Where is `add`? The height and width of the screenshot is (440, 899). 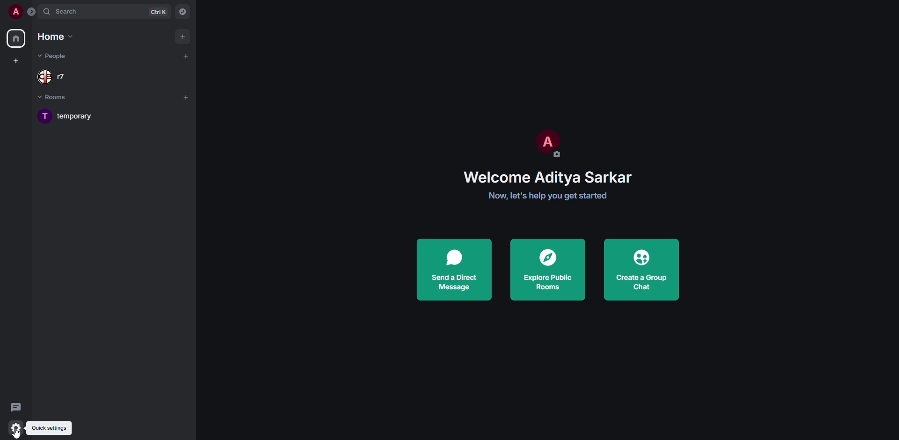 add is located at coordinates (182, 37).